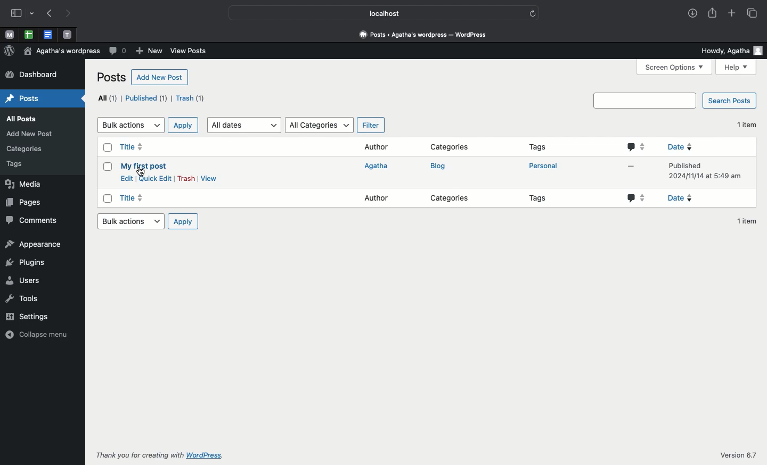 This screenshot has height=465, width=767. What do you see at coordinates (538, 147) in the screenshot?
I see `Tags` at bounding box center [538, 147].